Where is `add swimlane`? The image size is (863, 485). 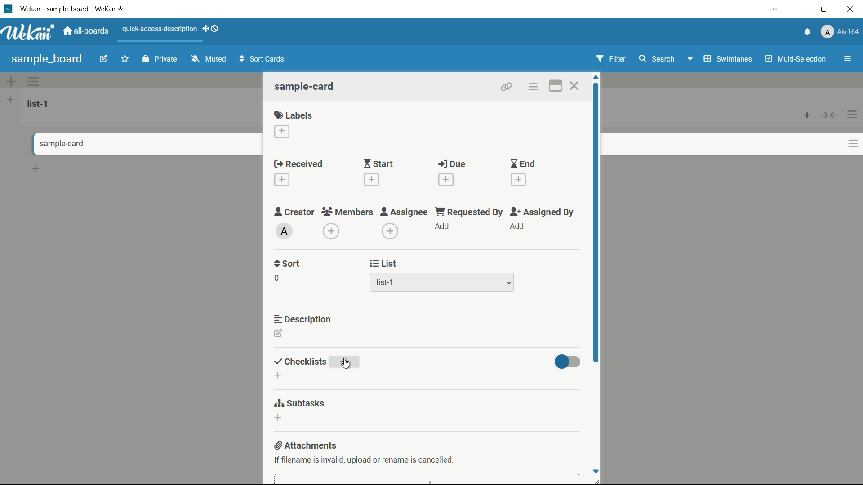
add swimlane is located at coordinates (10, 81).